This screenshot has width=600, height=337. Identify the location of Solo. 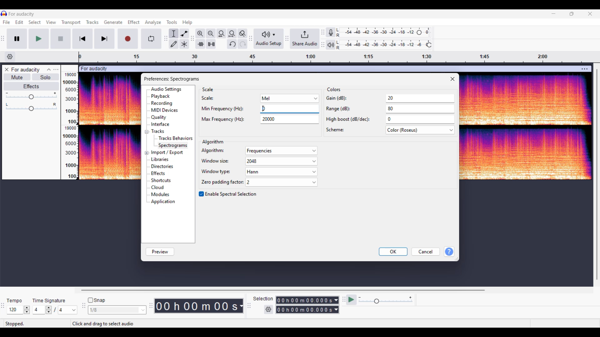
(46, 77).